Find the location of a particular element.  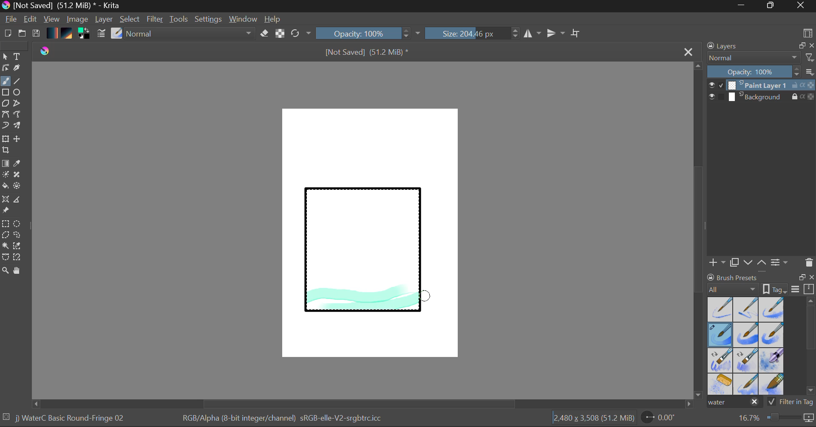

Zoom is located at coordinates (6, 271).